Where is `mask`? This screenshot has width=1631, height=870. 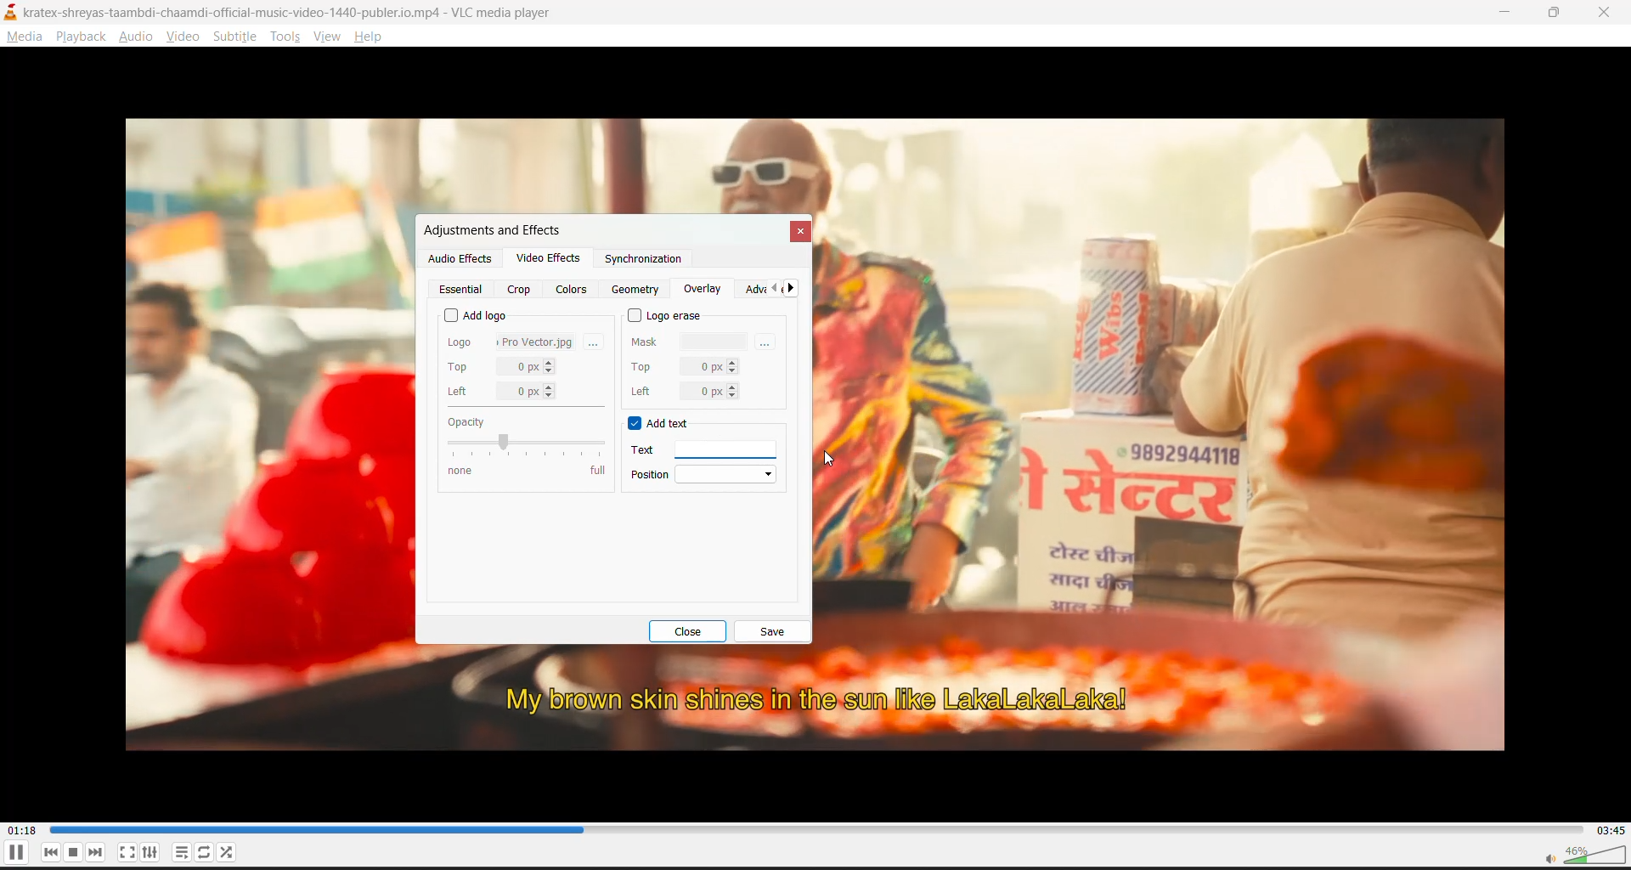
mask is located at coordinates (691, 340).